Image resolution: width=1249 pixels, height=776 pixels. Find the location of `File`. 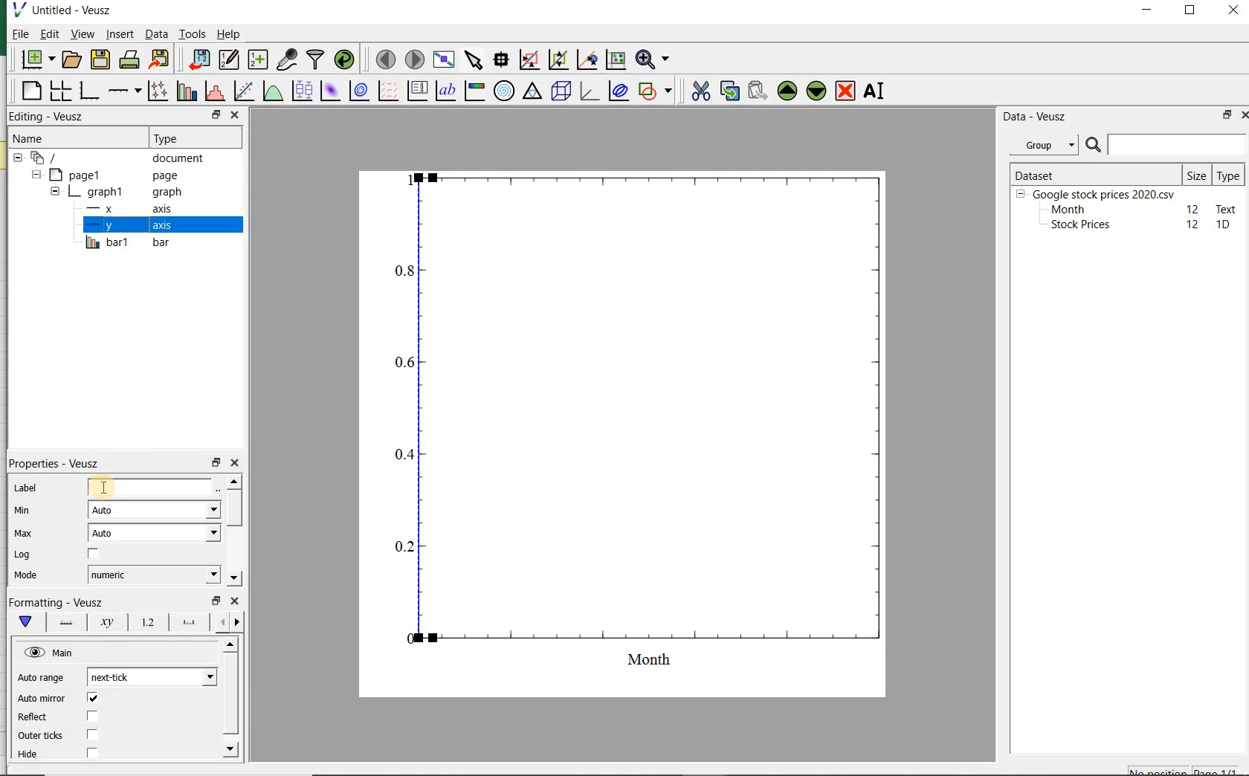

File is located at coordinates (16, 36).